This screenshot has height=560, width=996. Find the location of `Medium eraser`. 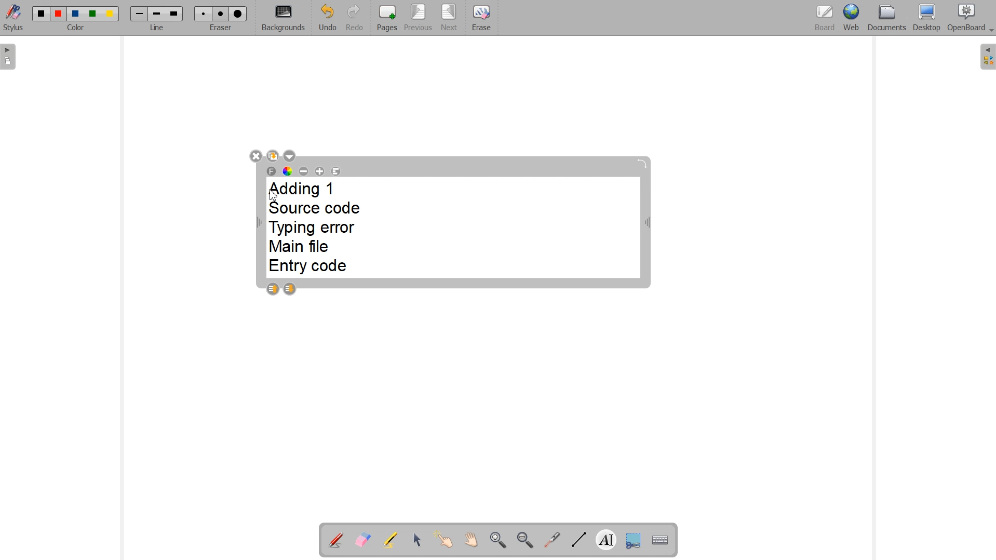

Medium eraser is located at coordinates (221, 14).